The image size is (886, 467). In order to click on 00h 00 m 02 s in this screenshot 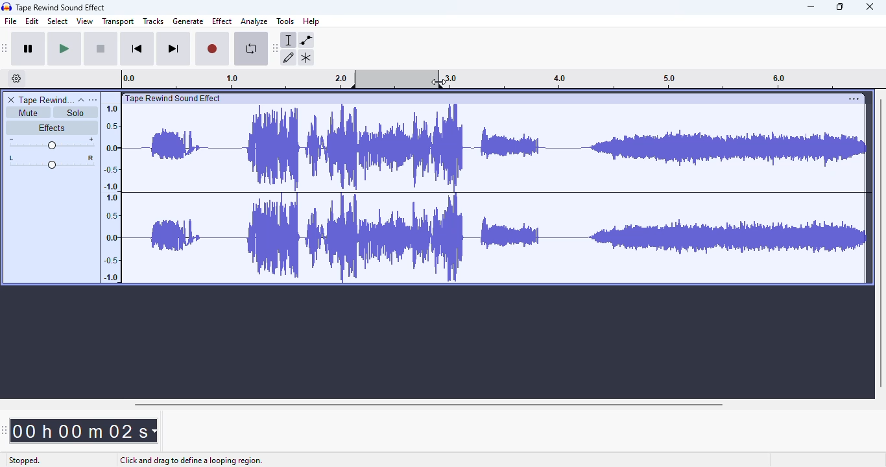, I will do `click(85, 427)`.